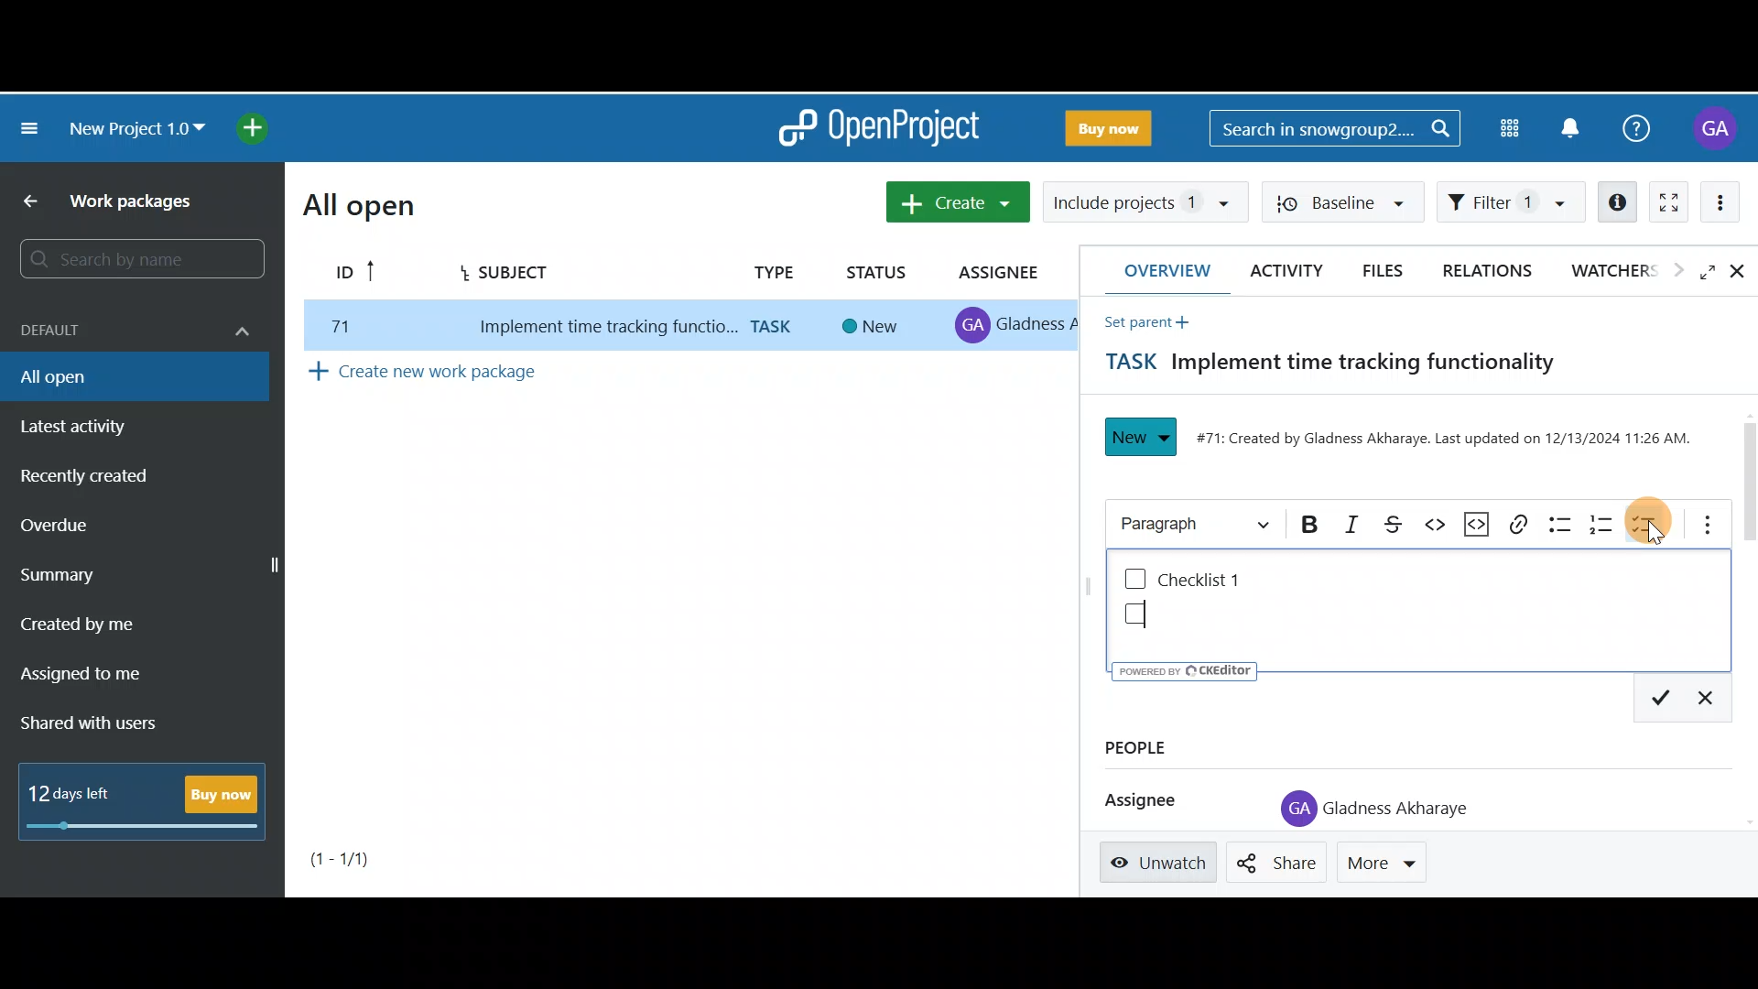 The image size is (1758, 989). Describe the element at coordinates (1193, 519) in the screenshot. I see `Heading` at that location.